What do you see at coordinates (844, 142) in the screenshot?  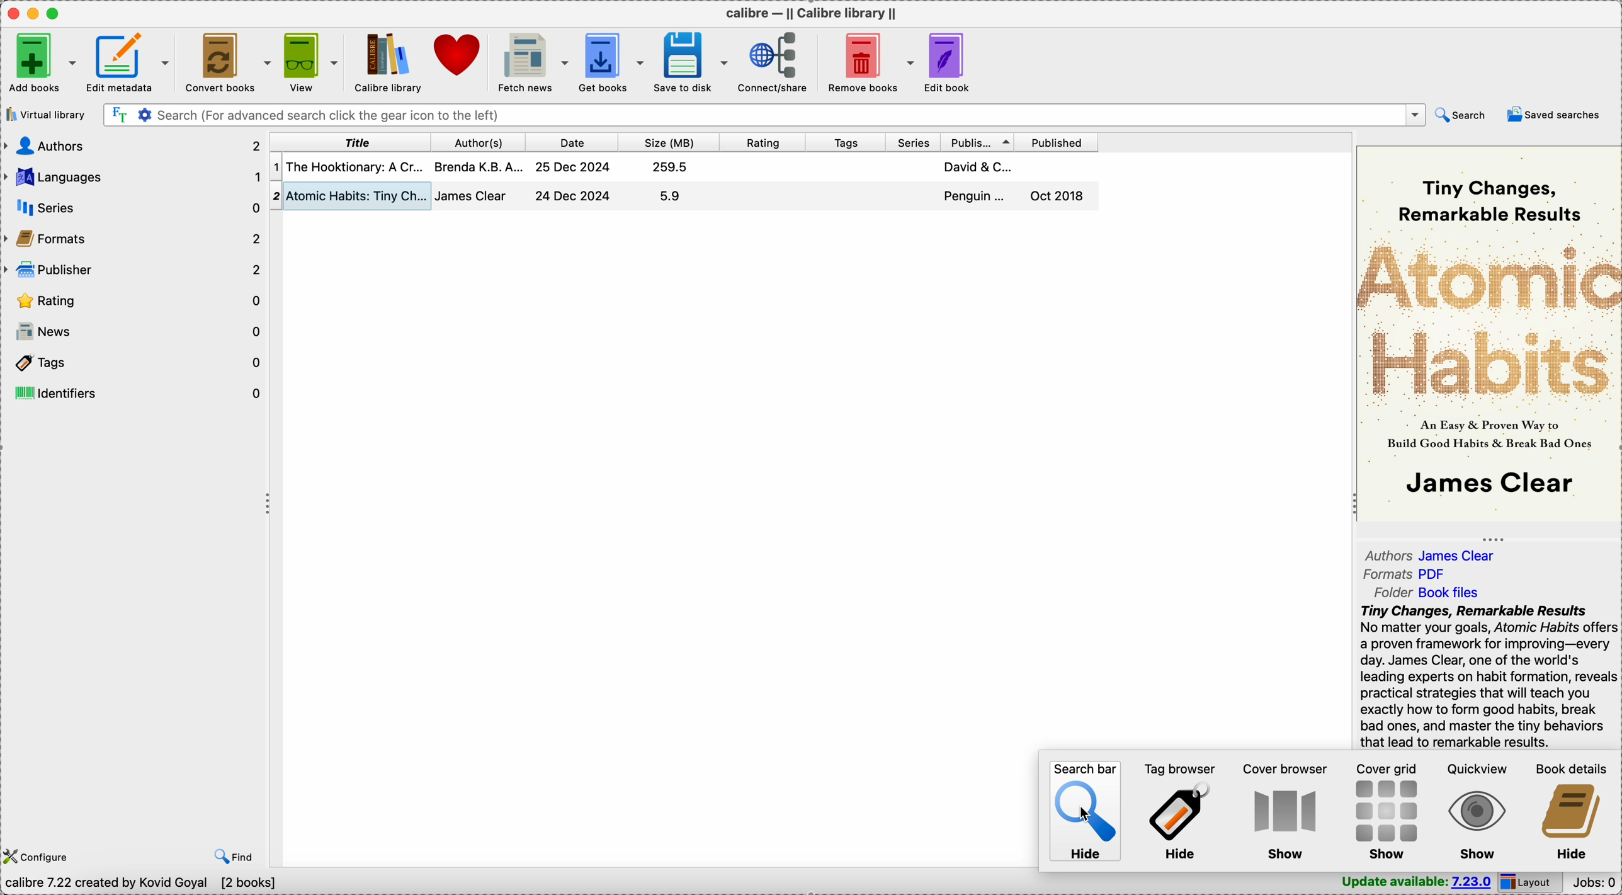 I see `tags` at bounding box center [844, 142].